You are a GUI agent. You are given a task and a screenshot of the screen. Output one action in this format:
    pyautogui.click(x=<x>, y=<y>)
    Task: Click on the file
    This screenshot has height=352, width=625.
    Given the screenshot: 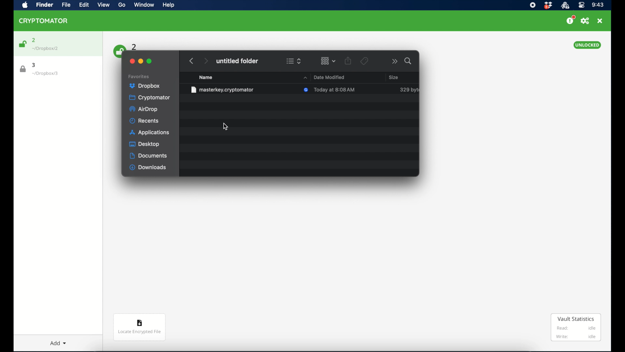 What is the action you would take?
    pyautogui.click(x=64, y=5)
    